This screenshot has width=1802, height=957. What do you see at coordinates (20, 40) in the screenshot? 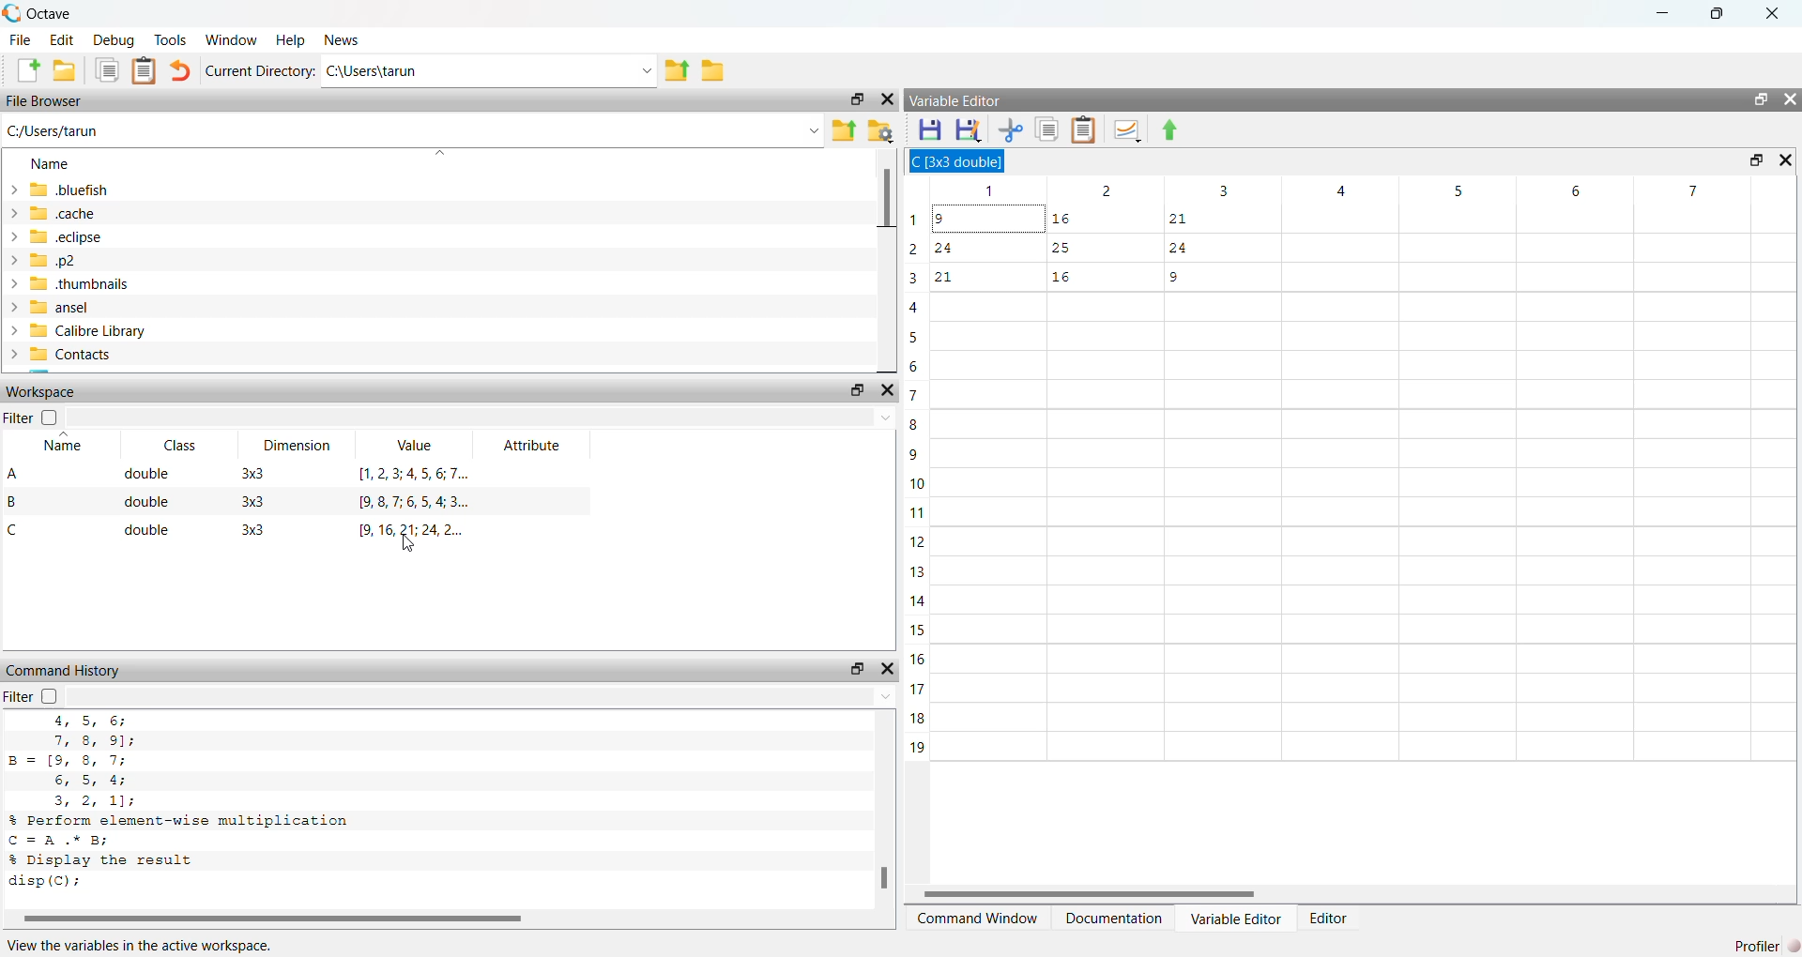
I see `File` at bounding box center [20, 40].